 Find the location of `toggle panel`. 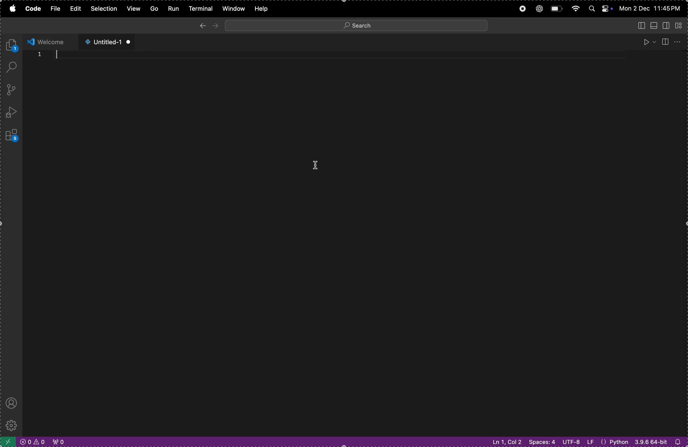

toggle panel is located at coordinates (654, 25).